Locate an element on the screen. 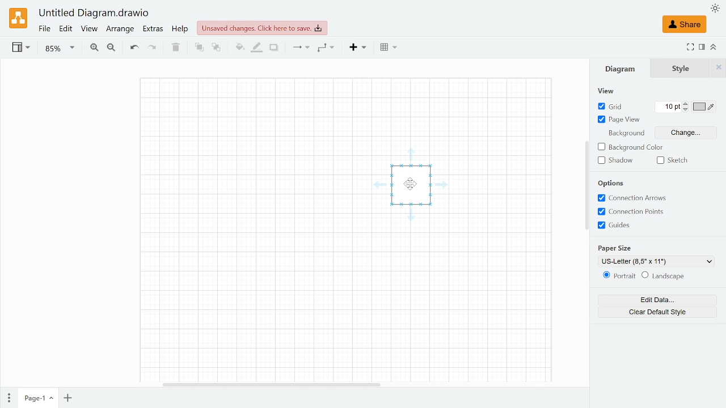  Page view is located at coordinates (620, 120).